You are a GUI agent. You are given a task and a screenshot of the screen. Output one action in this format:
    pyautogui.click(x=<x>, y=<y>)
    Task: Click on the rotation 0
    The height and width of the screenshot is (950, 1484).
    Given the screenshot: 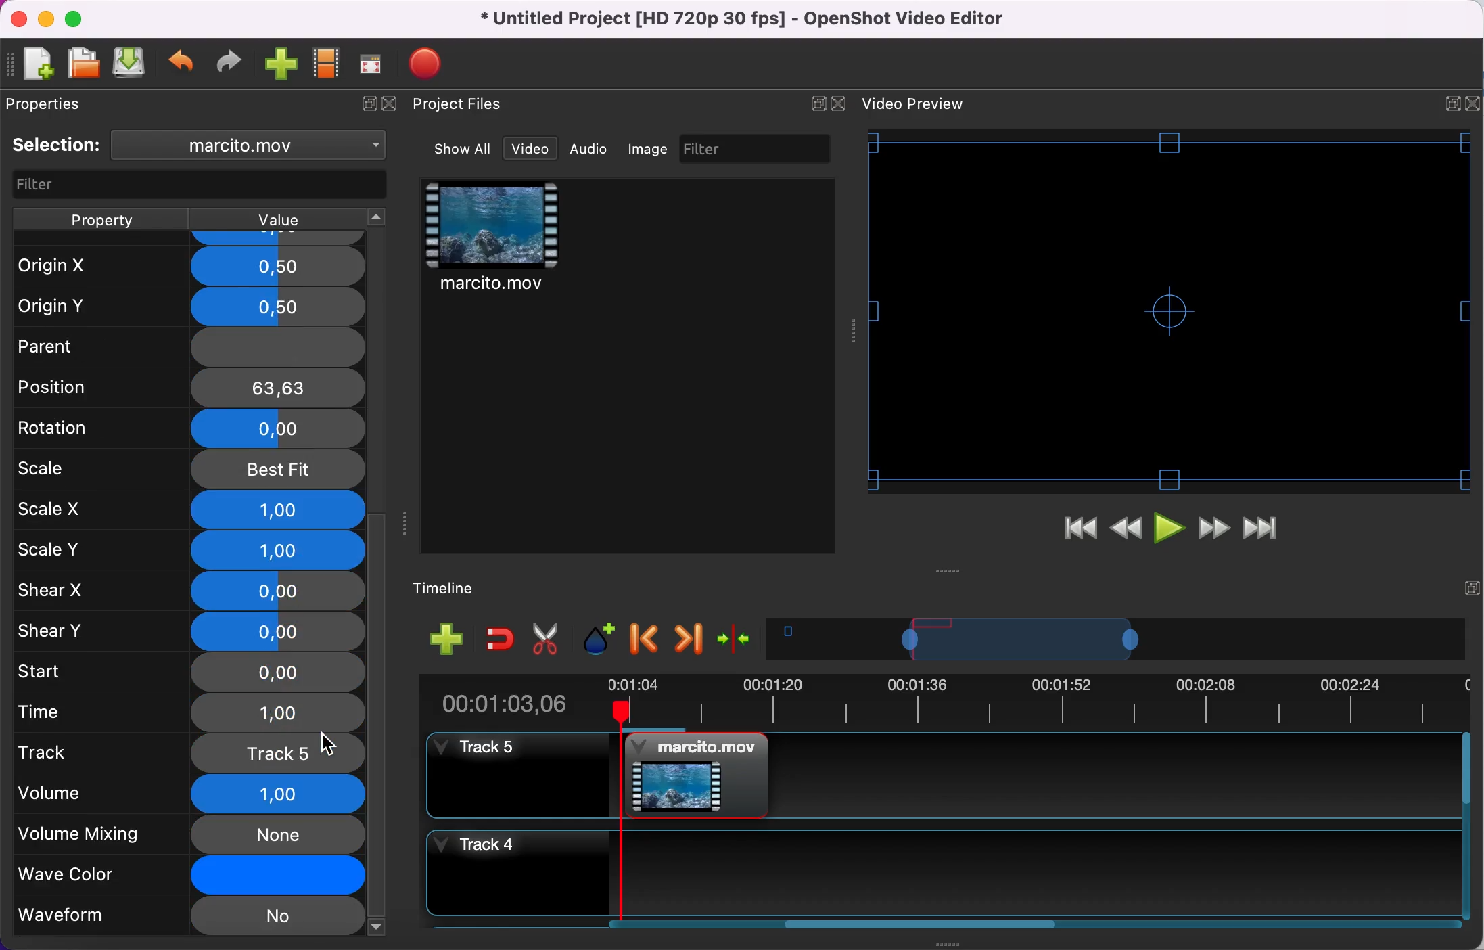 What is the action you would take?
    pyautogui.click(x=189, y=430)
    